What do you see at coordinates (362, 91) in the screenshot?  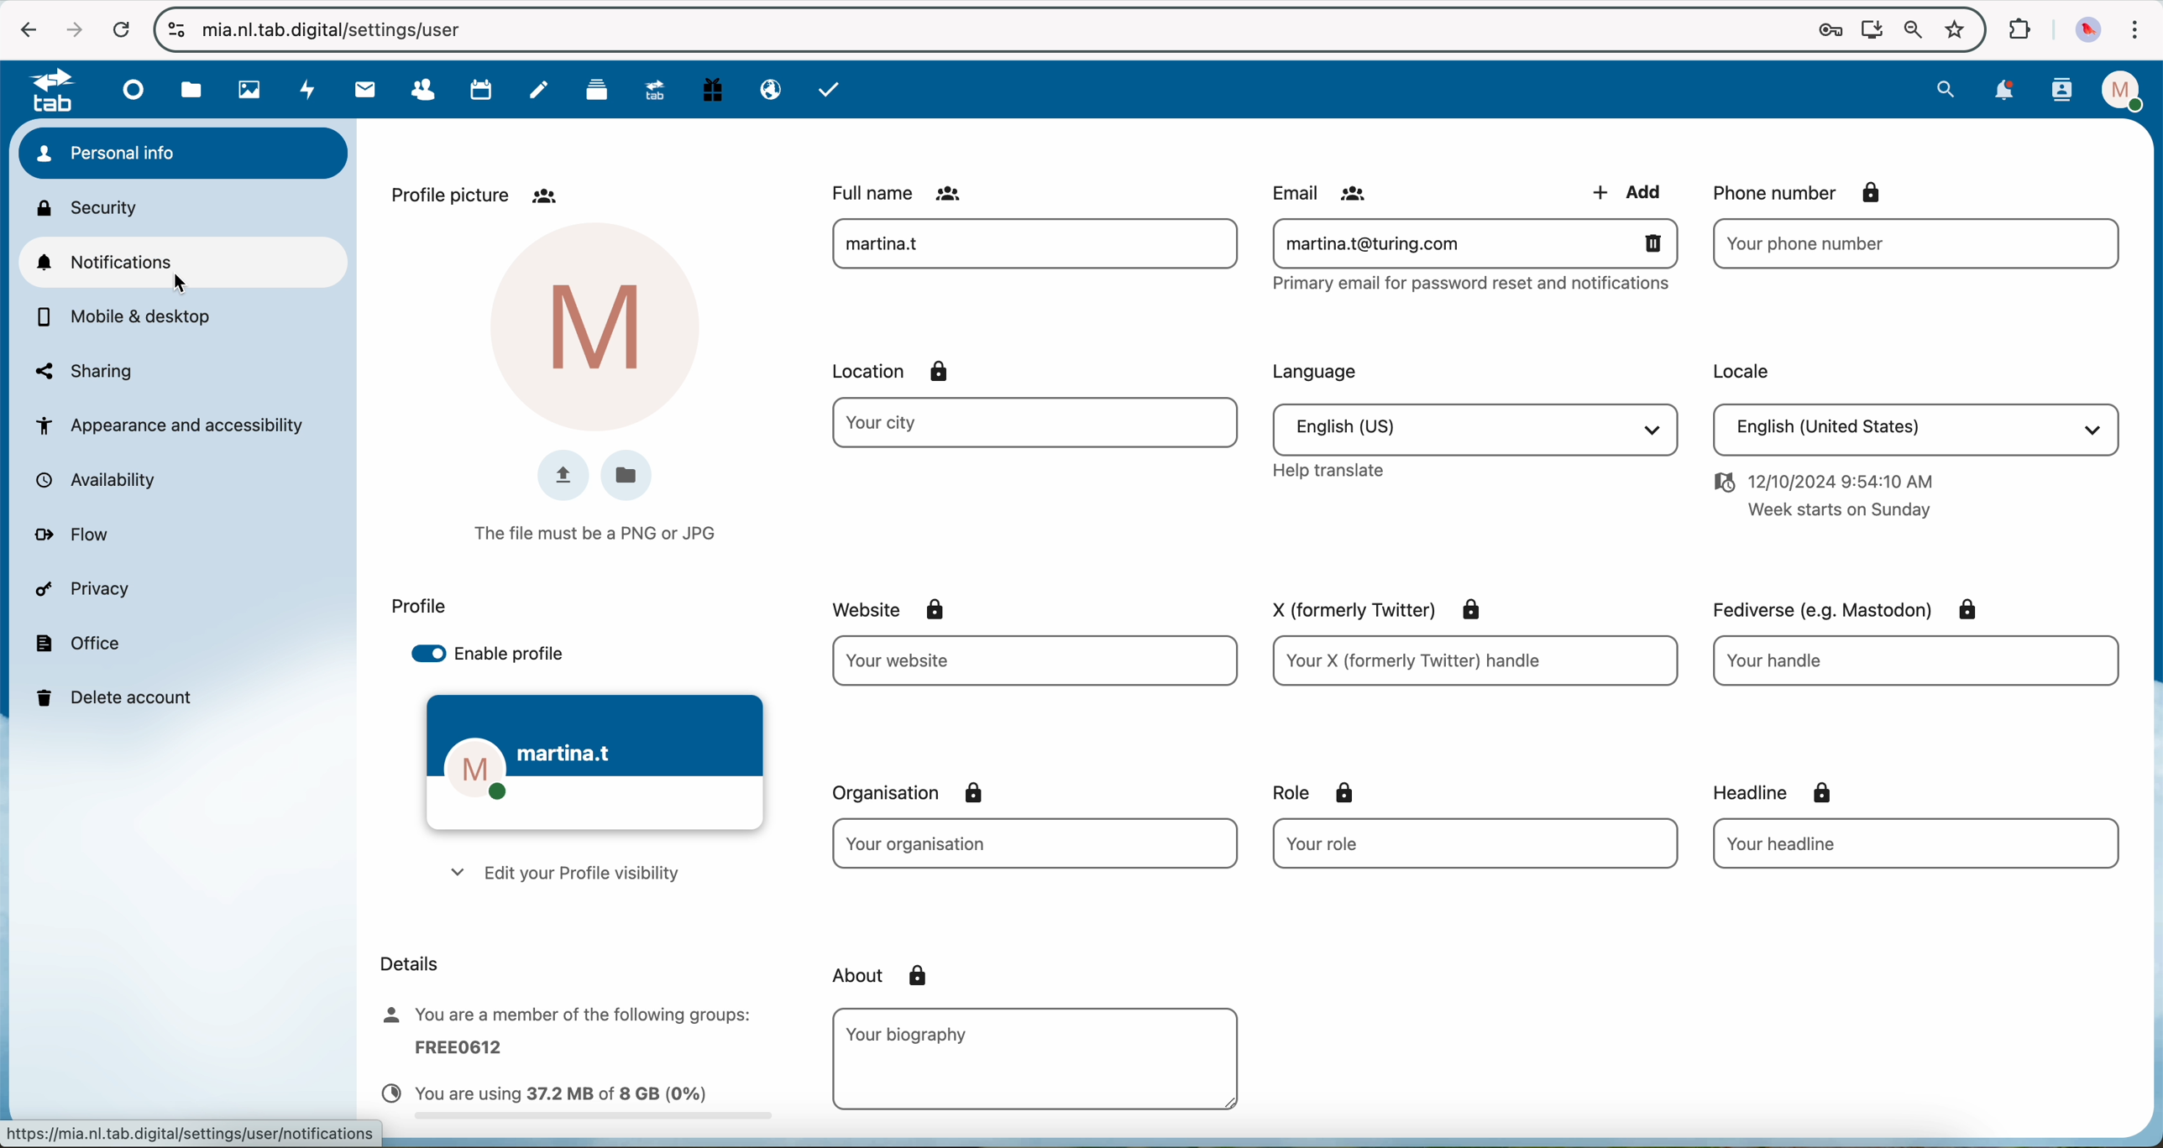 I see `mail` at bounding box center [362, 91].